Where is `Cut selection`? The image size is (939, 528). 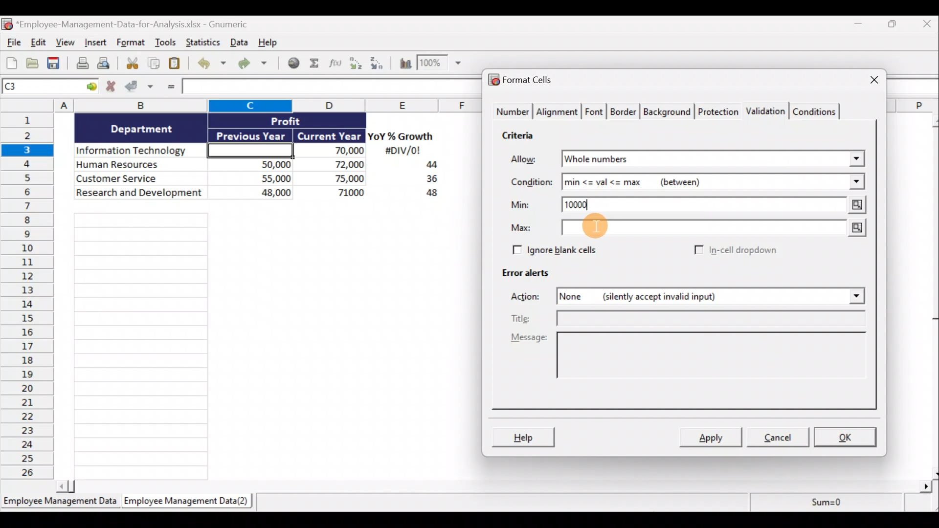 Cut selection is located at coordinates (132, 64).